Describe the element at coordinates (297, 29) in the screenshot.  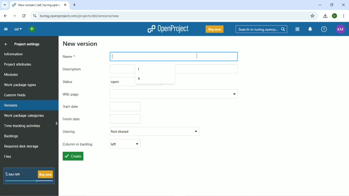
I see `Modules` at that location.